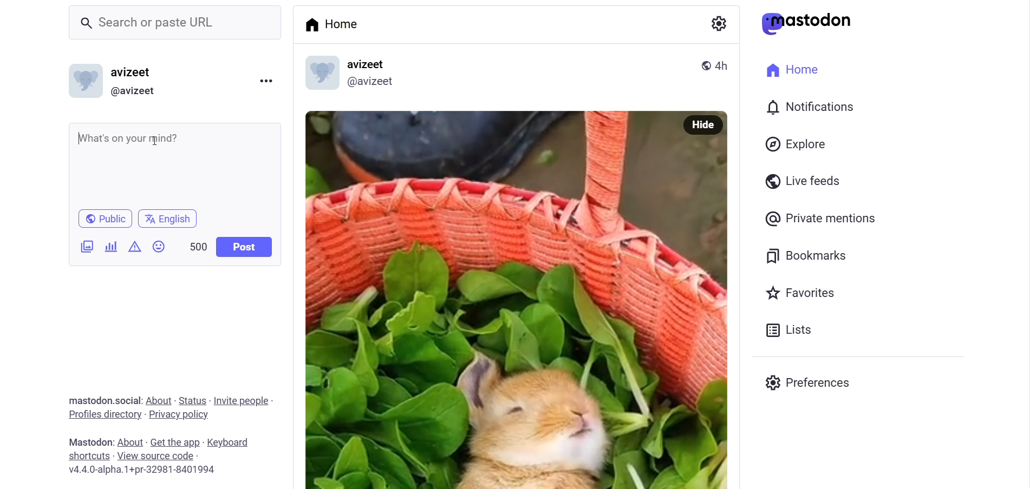 This screenshot has width=1030, height=489. Describe the element at coordinates (231, 440) in the screenshot. I see `keyboard` at that location.